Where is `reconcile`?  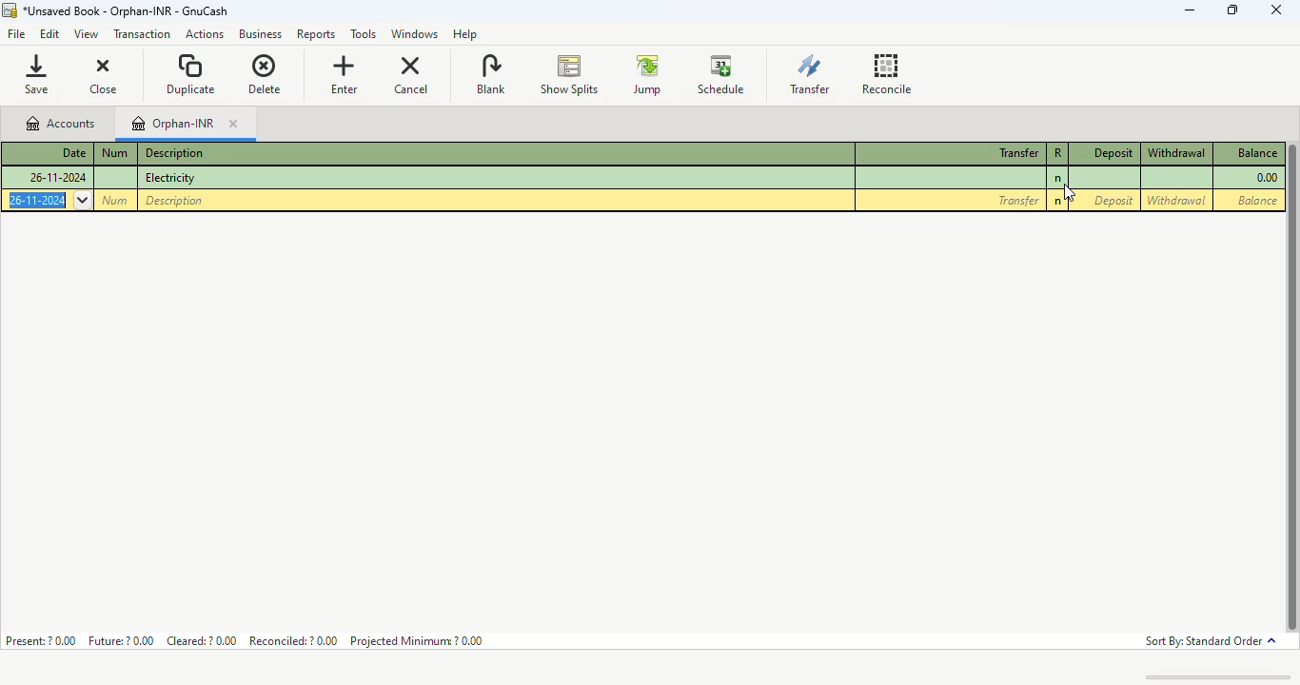 reconcile is located at coordinates (887, 73).